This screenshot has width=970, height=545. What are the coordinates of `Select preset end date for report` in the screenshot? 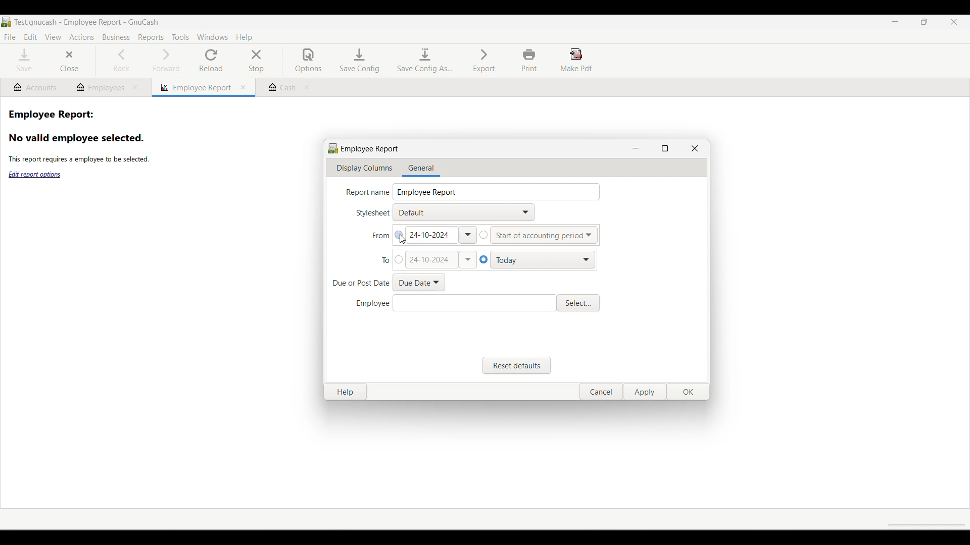 It's located at (484, 260).